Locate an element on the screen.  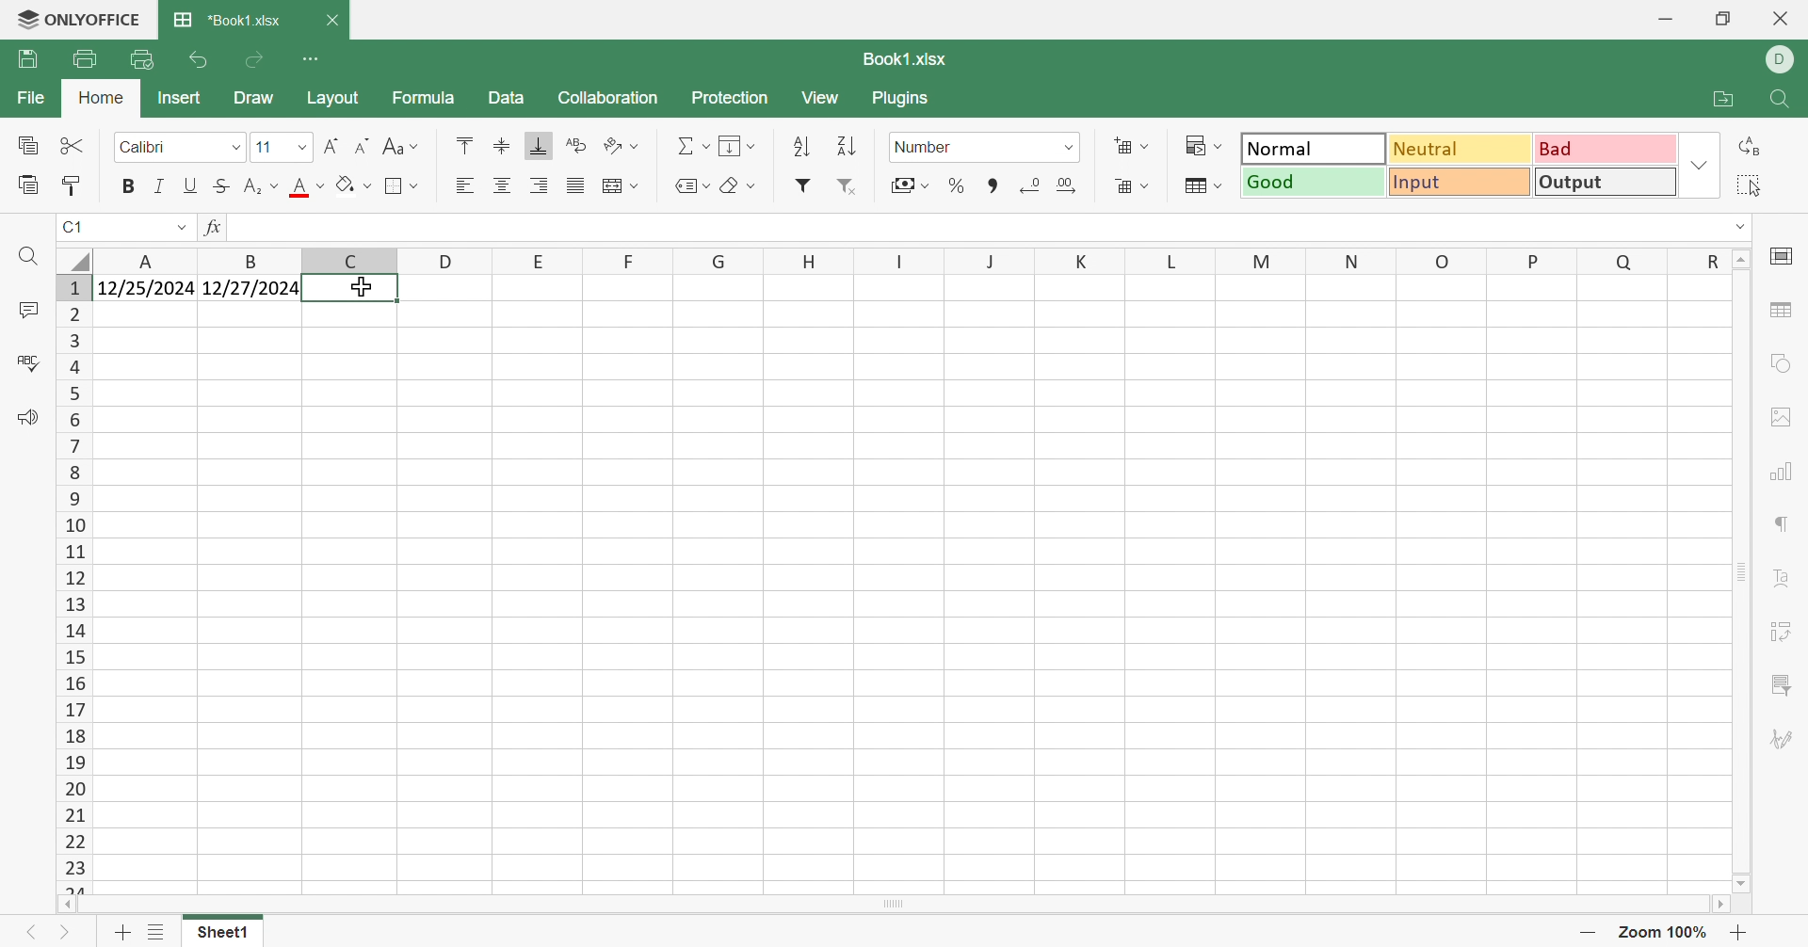
Slicer settings is located at coordinates (1779, 684).